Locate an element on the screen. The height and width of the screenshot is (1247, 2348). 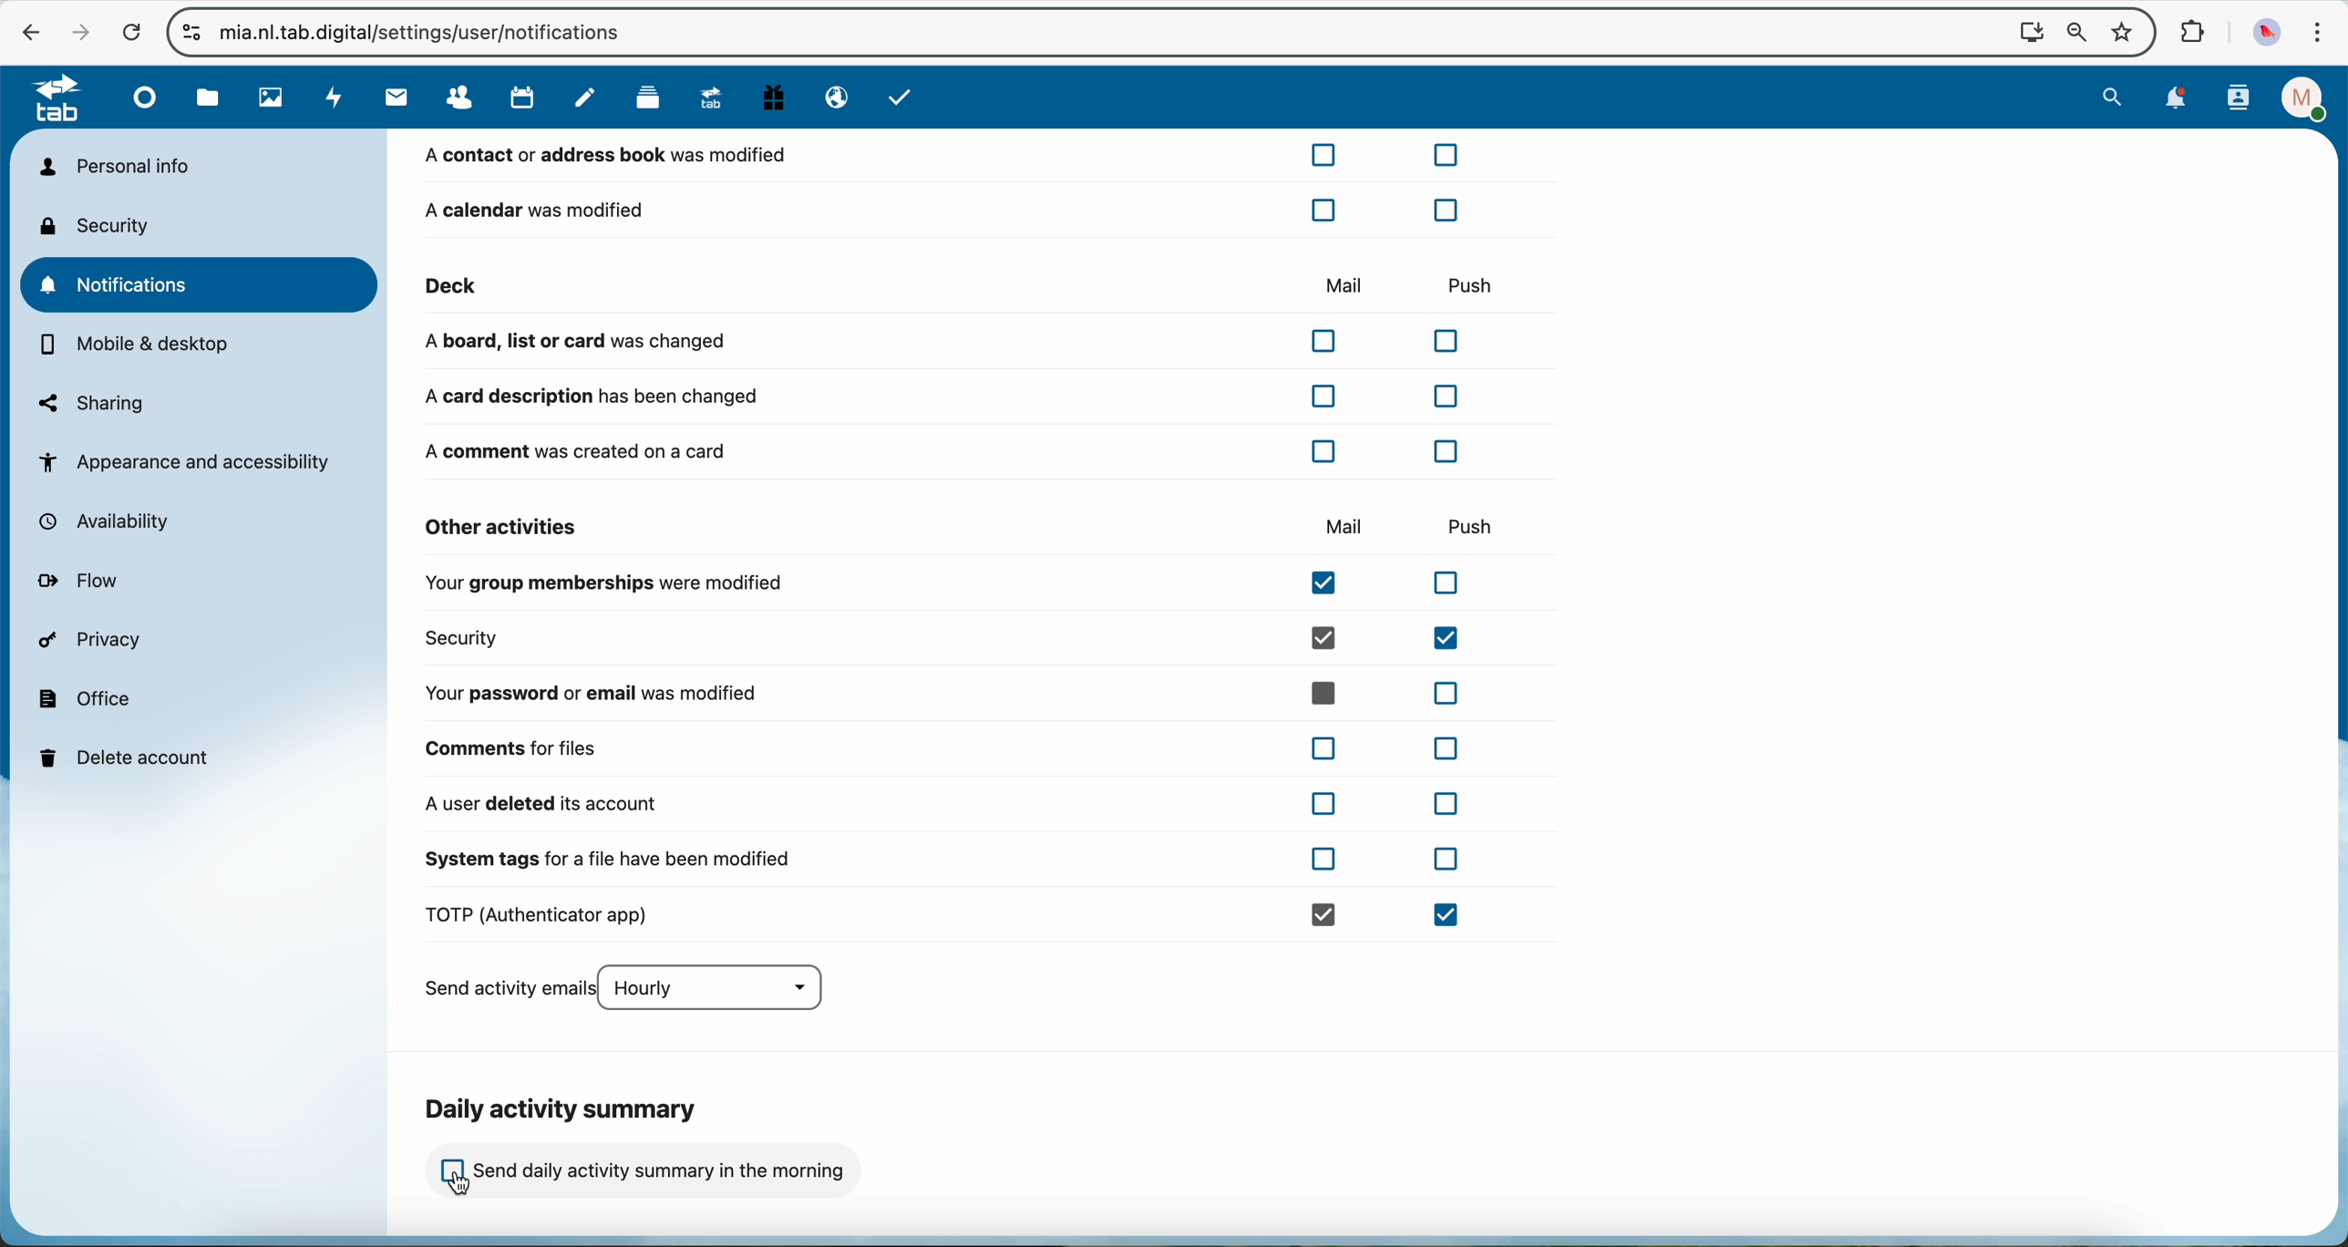
customize and control Google Chrome is located at coordinates (2320, 33).